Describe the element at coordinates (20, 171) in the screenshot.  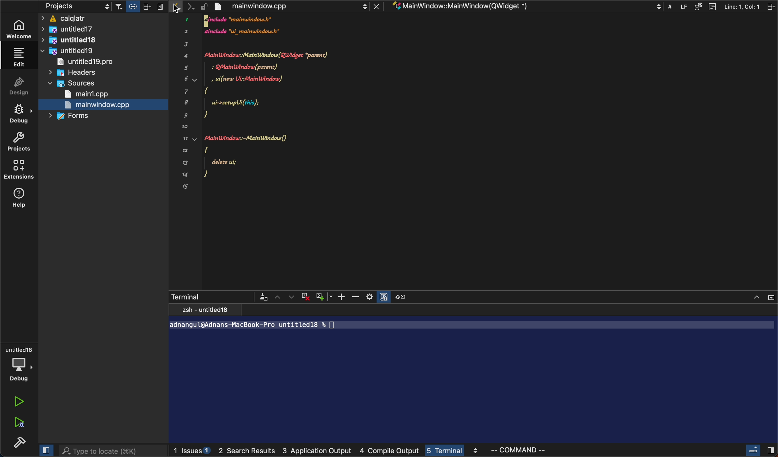
I see `extensions` at that location.